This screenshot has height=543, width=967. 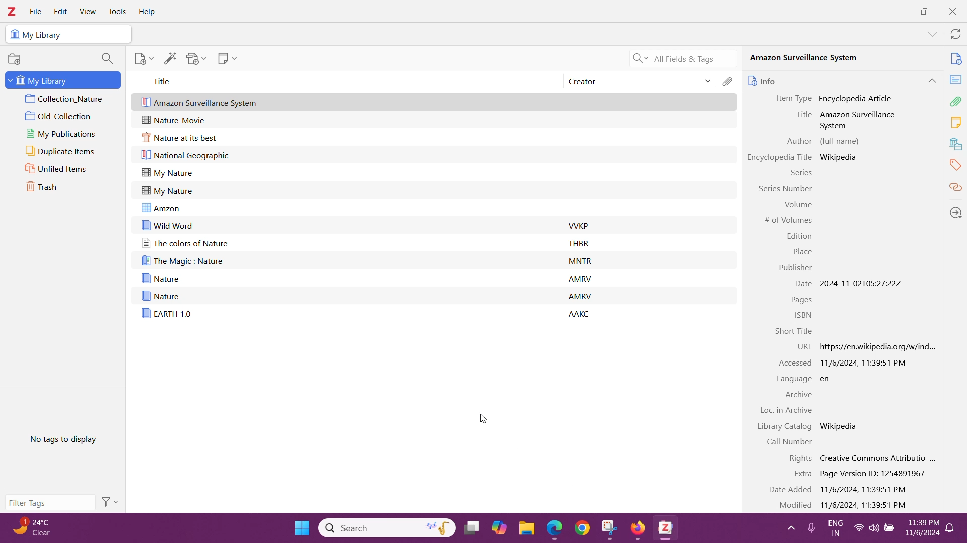 What do you see at coordinates (957, 34) in the screenshot?
I see `Sync with zotero.org` at bounding box center [957, 34].